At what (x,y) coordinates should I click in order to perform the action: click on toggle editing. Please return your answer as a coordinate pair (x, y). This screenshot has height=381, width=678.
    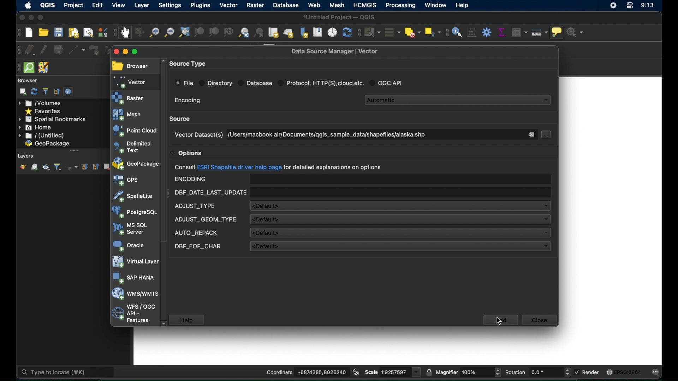
    Looking at the image, I should click on (43, 49).